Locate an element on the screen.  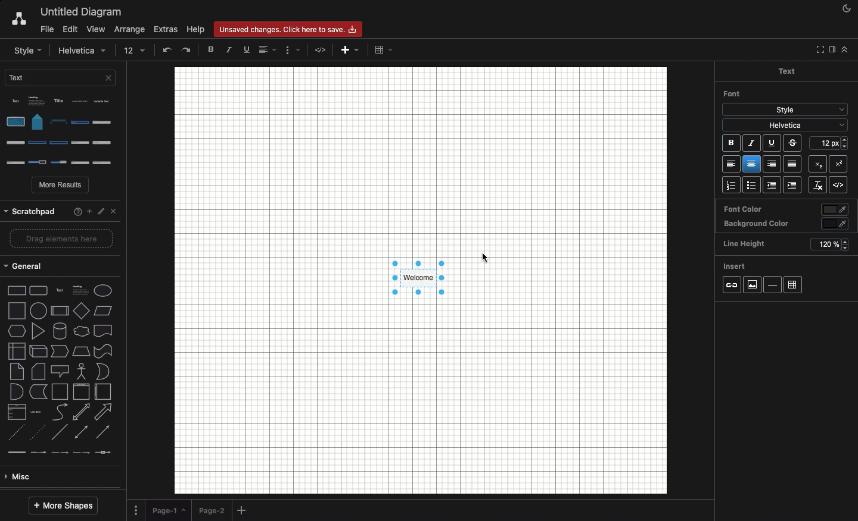
More shapes is located at coordinates (63, 506).